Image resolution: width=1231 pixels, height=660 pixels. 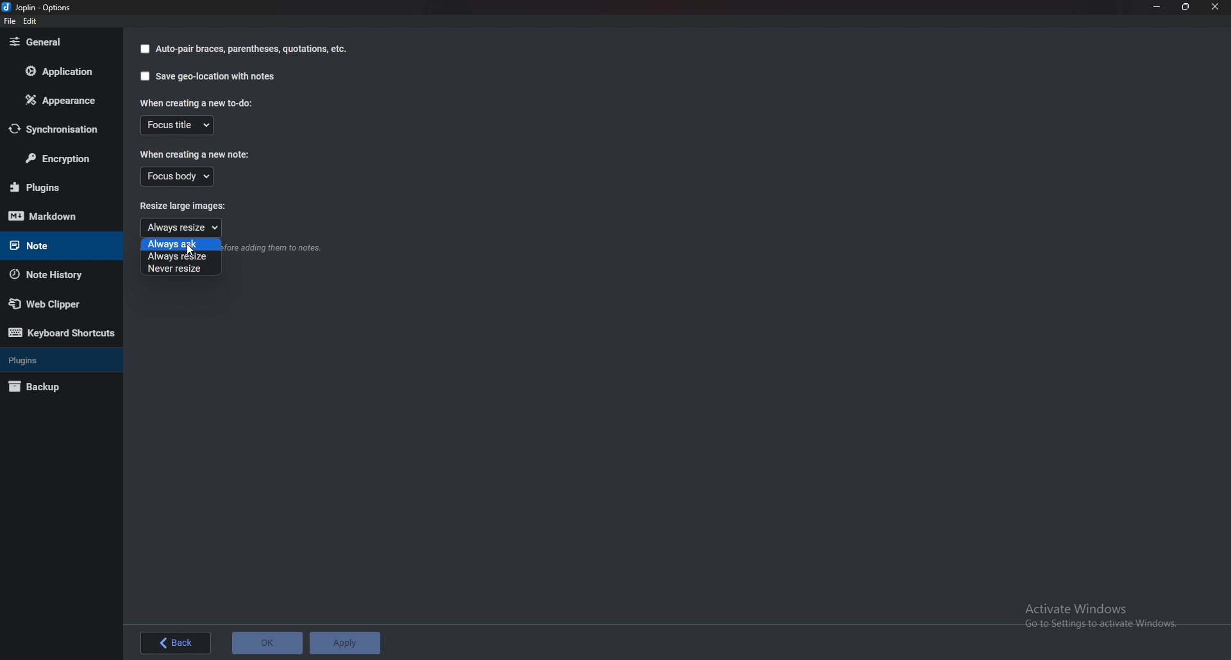 What do you see at coordinates (269, 643) in the screenshot?
I see `O K` at bounding box center [269, 643].